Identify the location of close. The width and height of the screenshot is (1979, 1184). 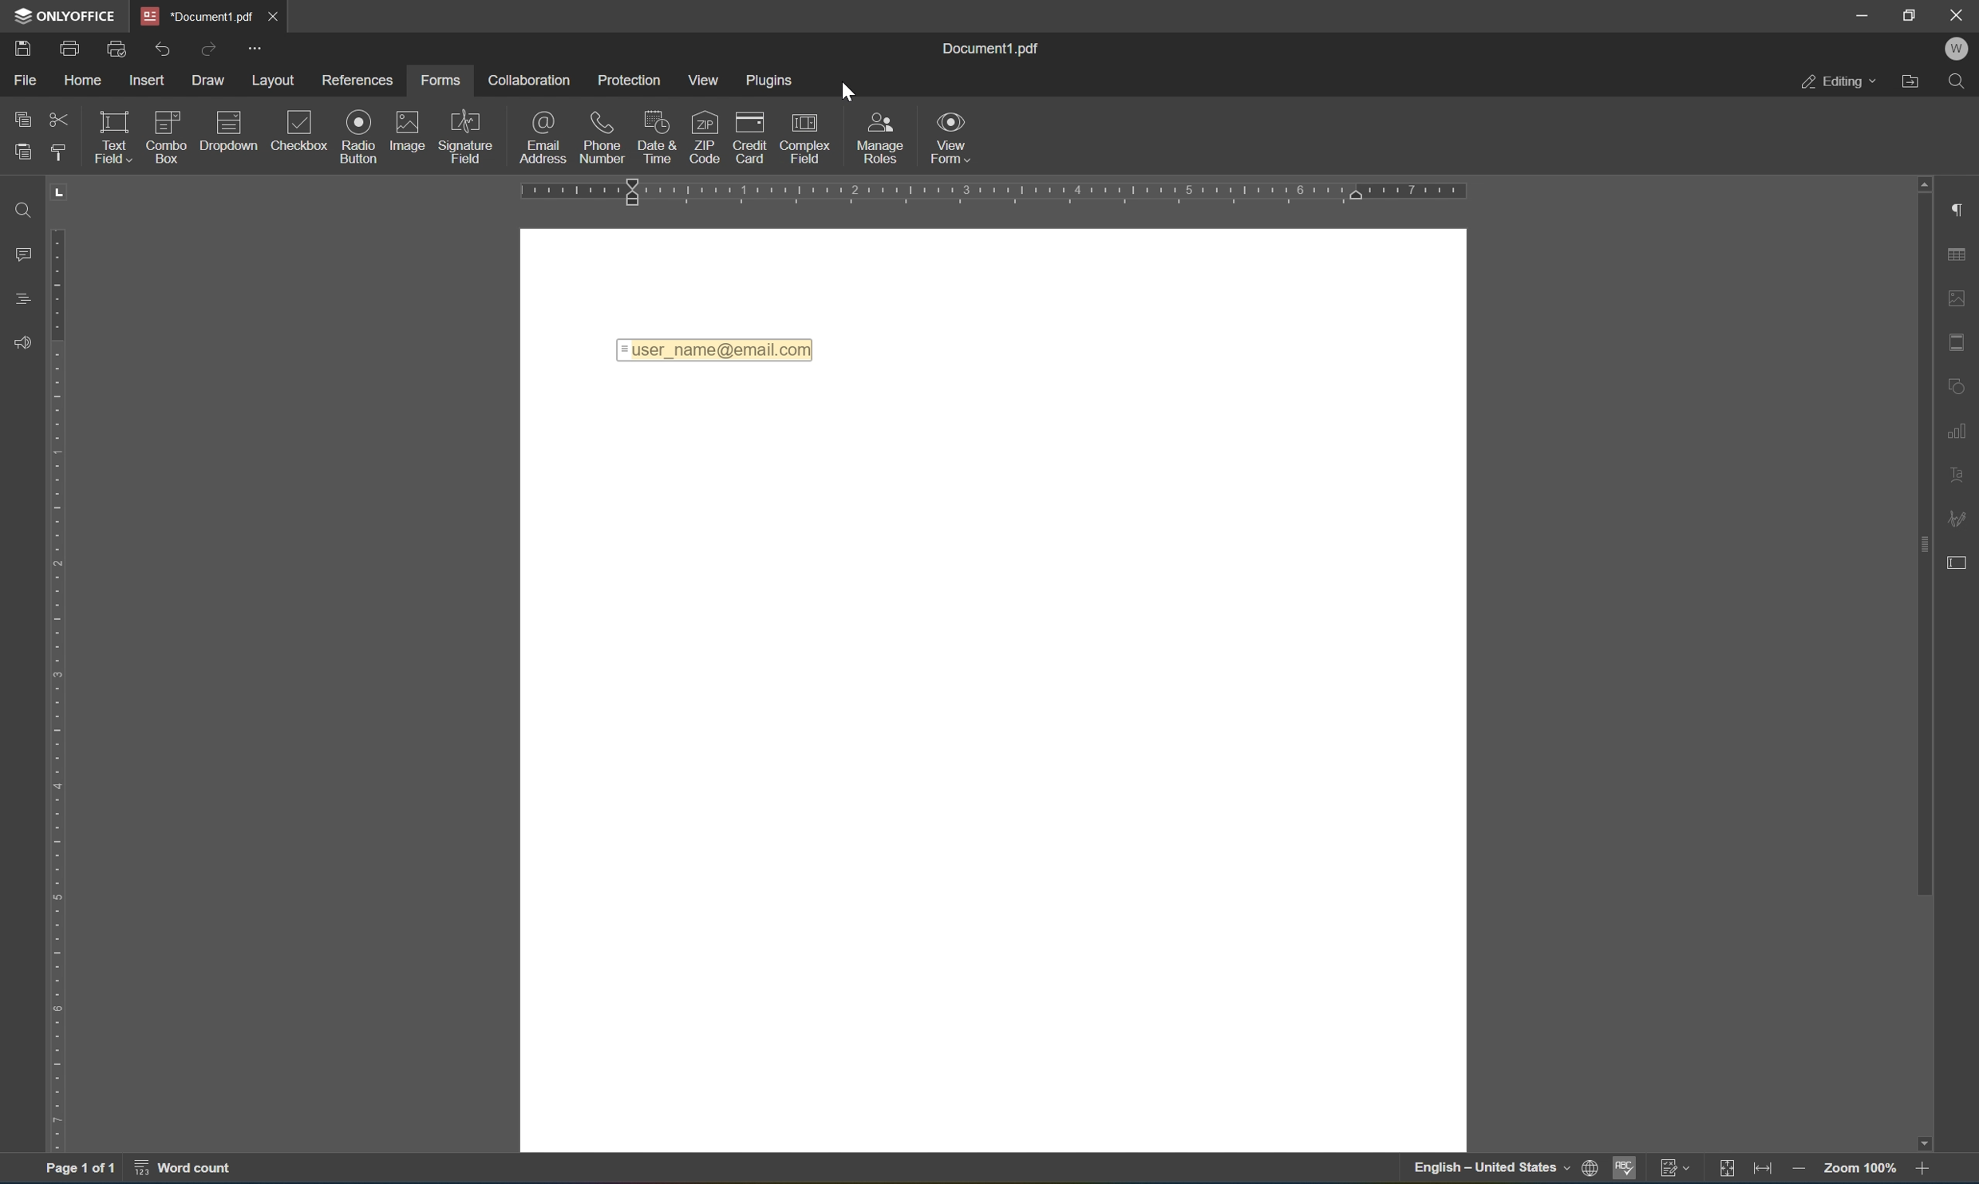
(1959, 15).